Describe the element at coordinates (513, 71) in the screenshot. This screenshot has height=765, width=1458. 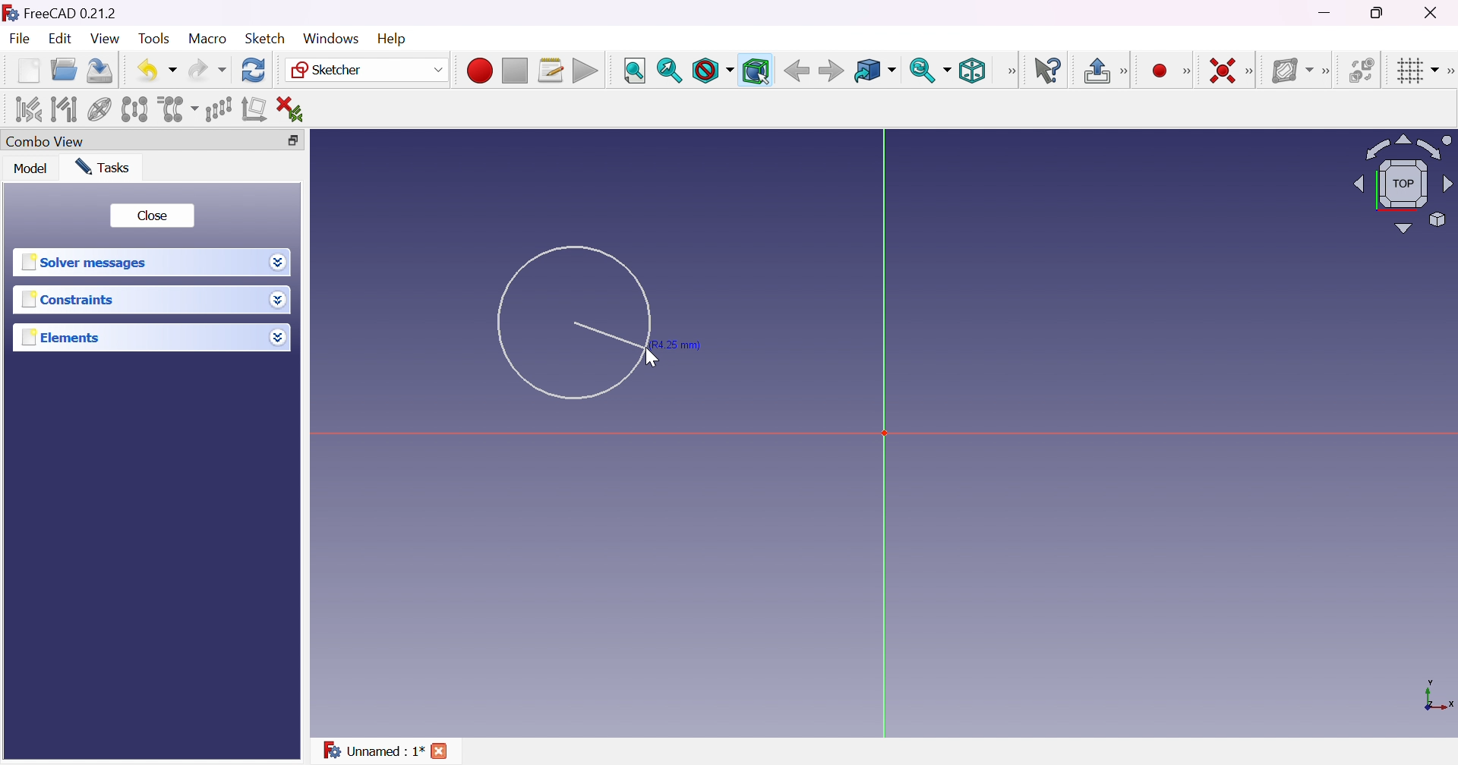
I see `Stop macro recording` at that location.